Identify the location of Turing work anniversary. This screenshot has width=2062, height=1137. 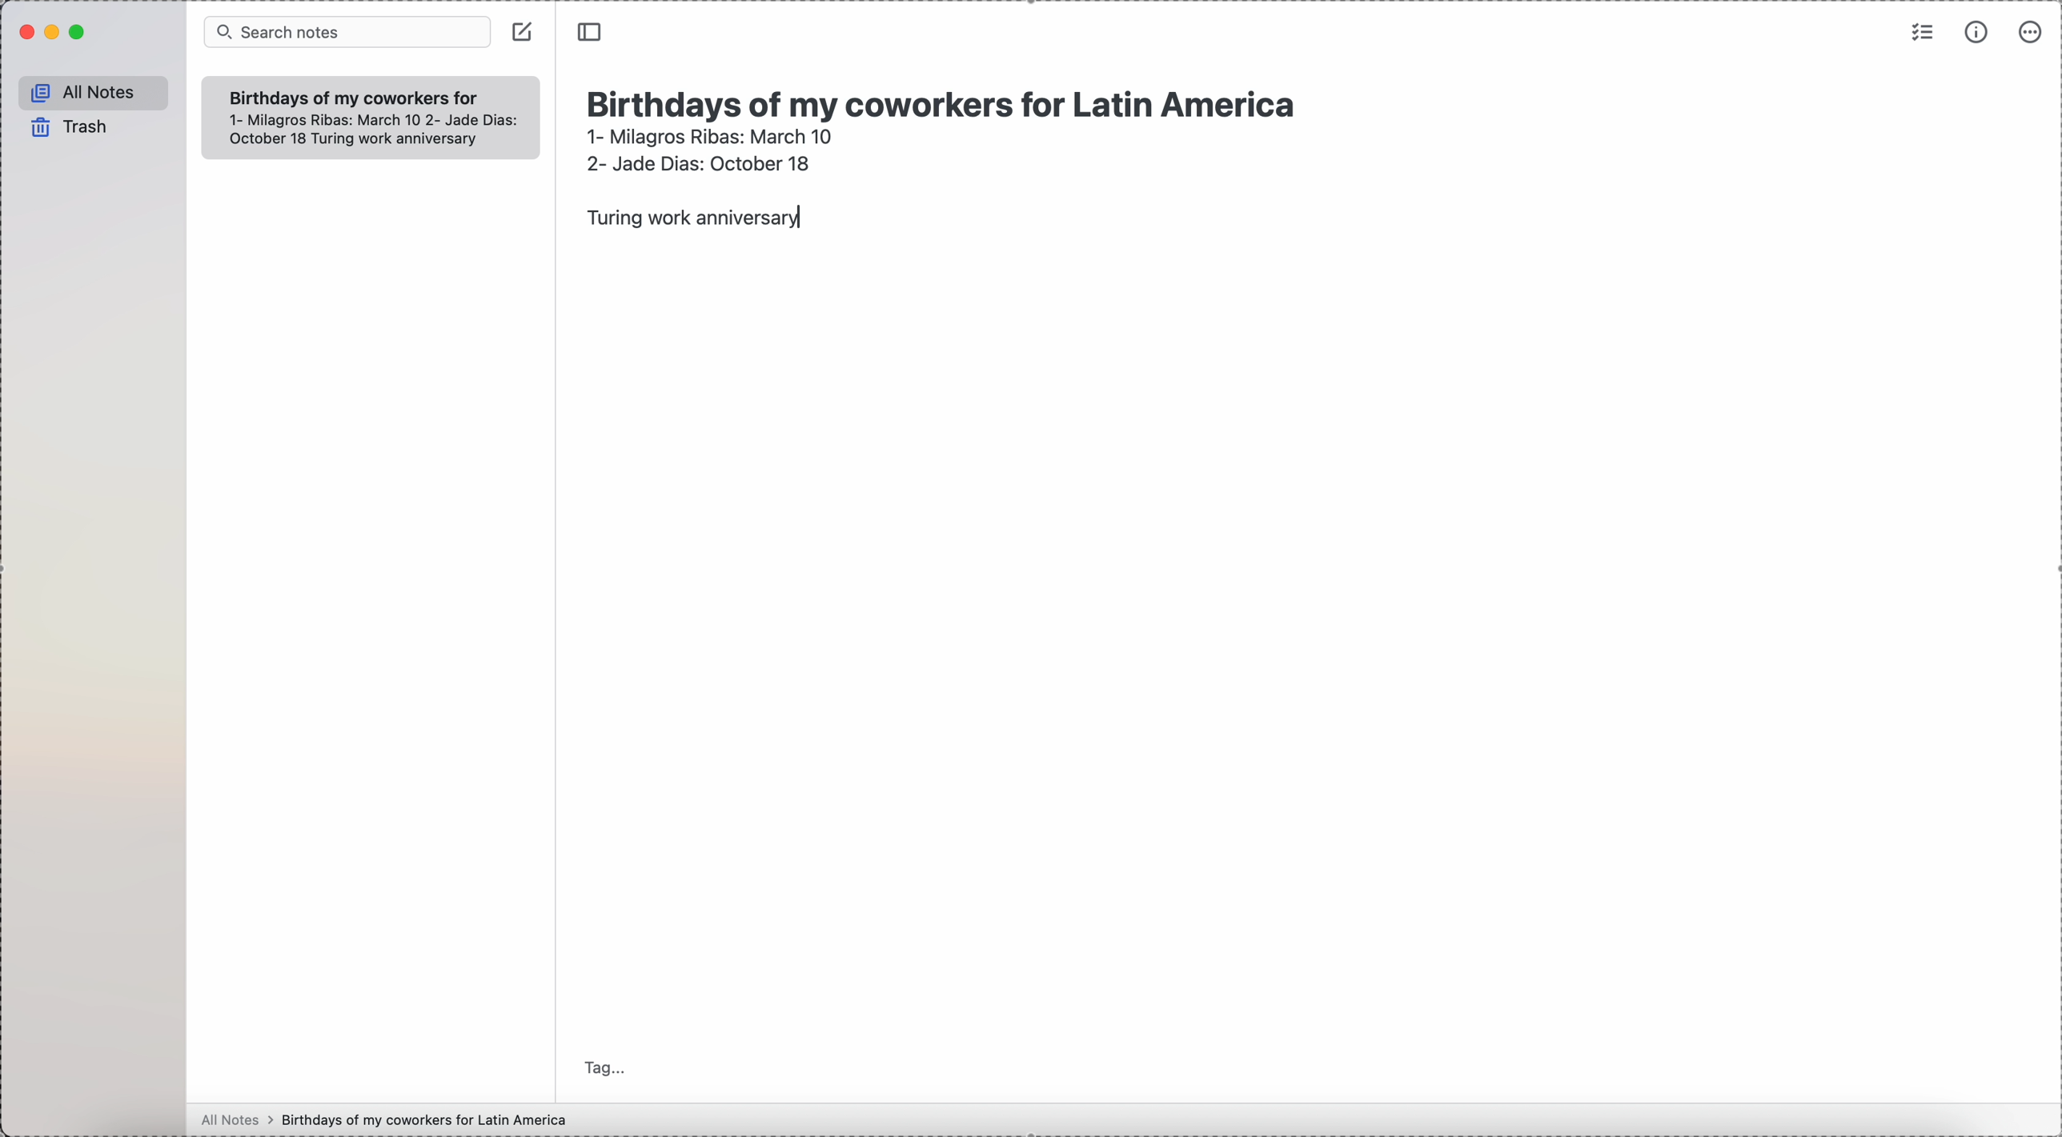
(688, 219).